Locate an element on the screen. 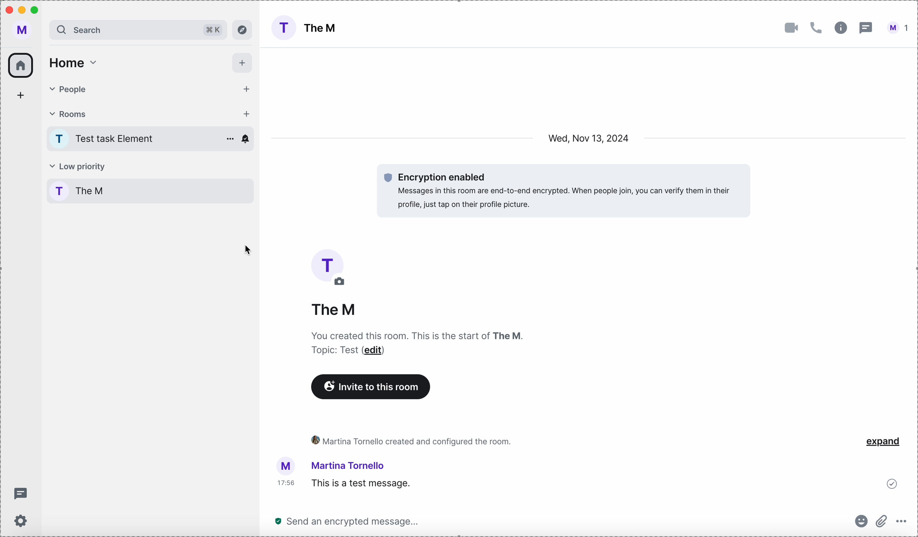 This screenshot has height=537, width=918. home is located at coordinates (73, 64).